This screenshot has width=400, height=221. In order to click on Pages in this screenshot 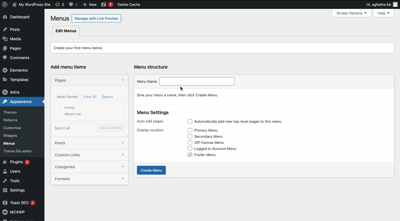, I will do `click(12, 50)`.